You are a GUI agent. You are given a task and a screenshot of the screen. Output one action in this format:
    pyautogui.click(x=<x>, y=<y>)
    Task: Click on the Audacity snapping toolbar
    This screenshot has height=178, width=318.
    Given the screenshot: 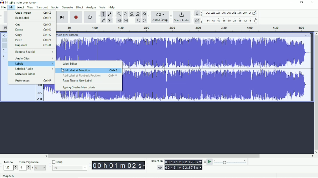 What is the action you would take?
    pyautogui.click(x=49, y=165)
    